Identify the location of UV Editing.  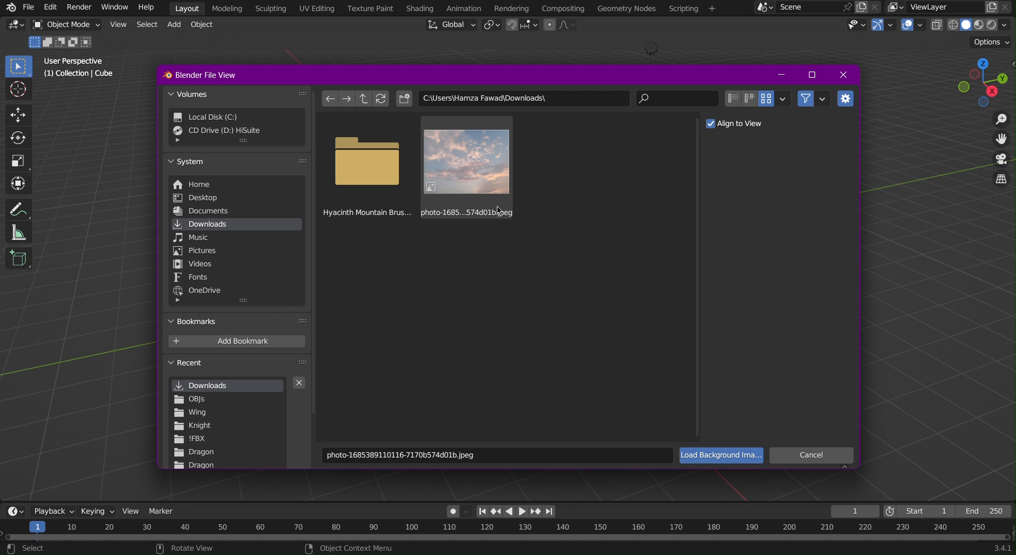
(317, 8).